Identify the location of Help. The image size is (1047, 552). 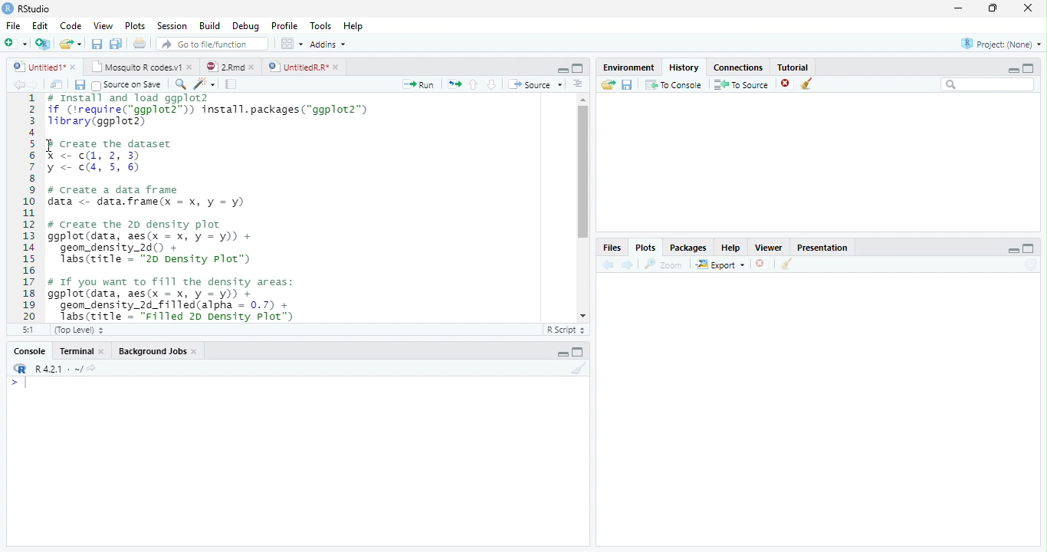
(353, 27).